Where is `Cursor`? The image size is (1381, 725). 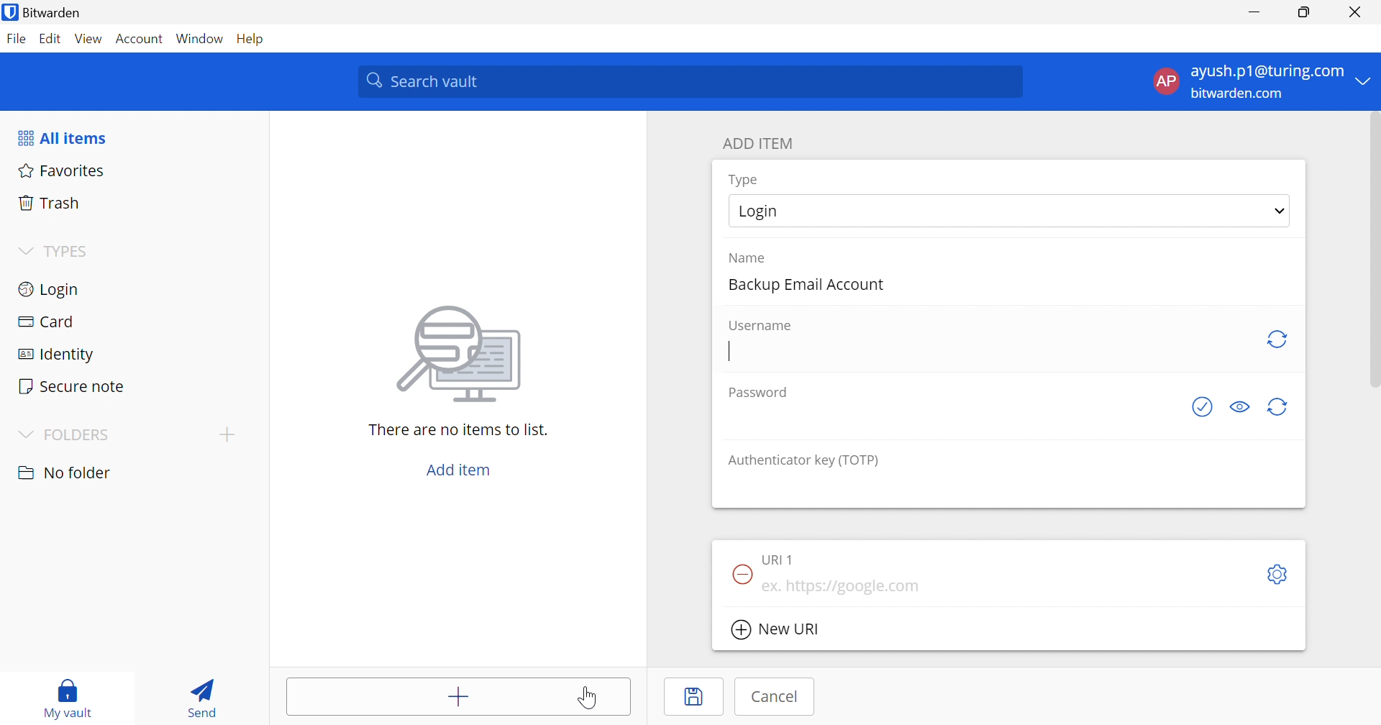 Cursor is located at coordinates (588, 698).